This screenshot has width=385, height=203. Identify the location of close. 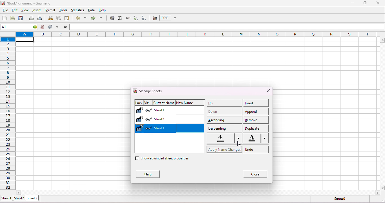
(263, 91).